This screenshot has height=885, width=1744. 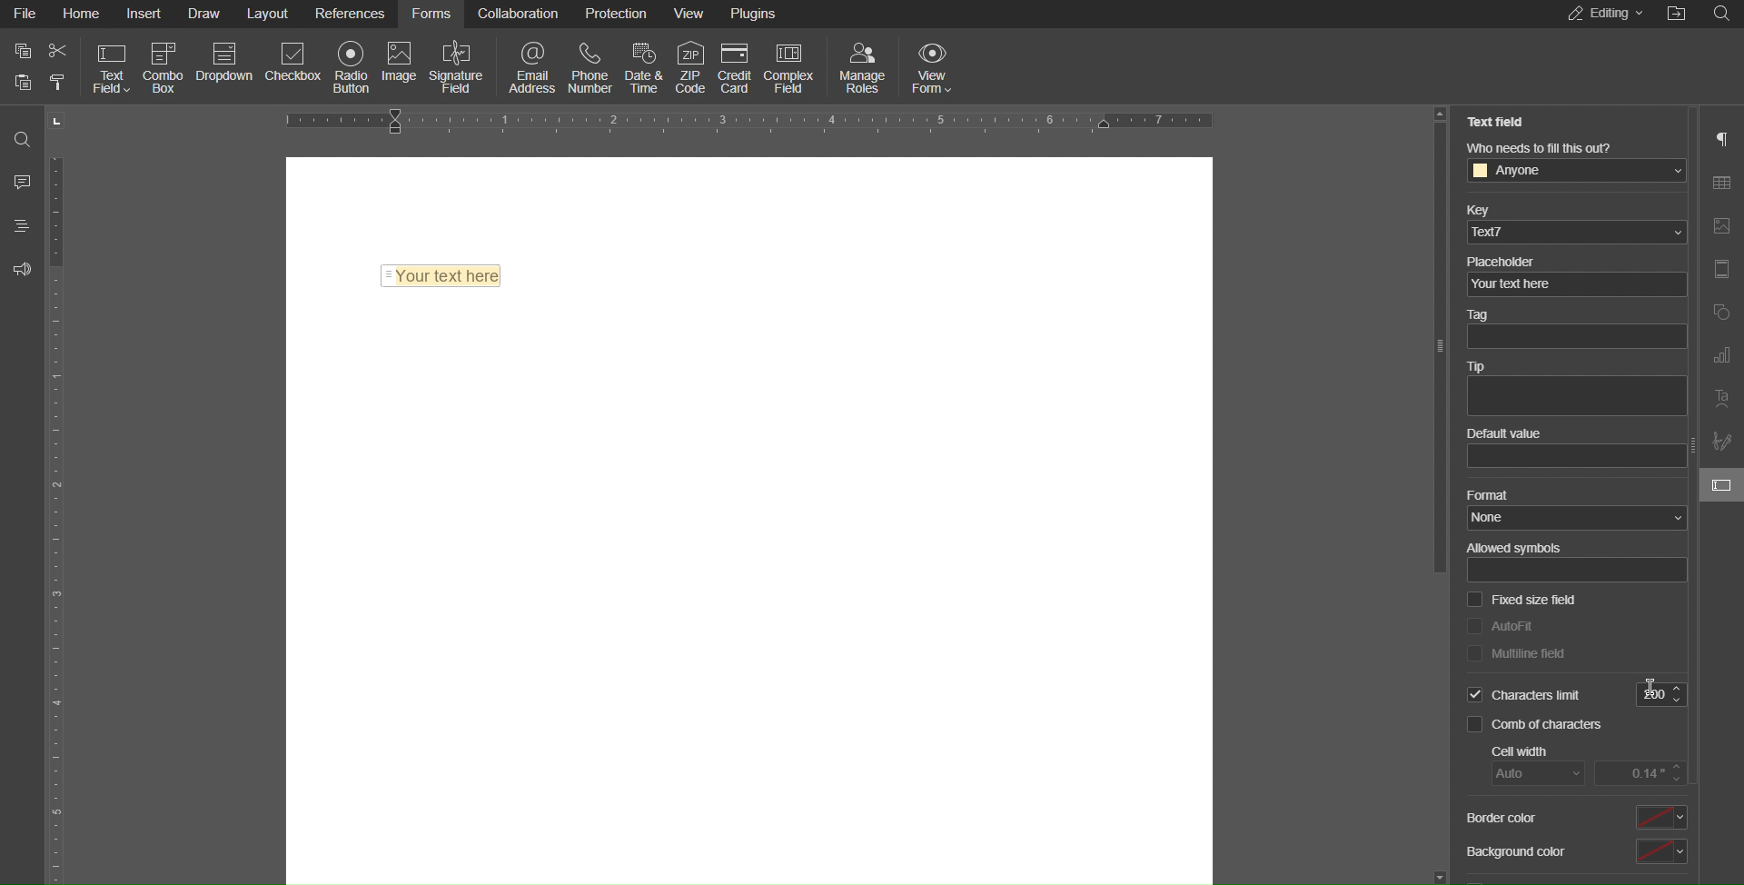 I want to click on Cell Width, so click(x=1591, y=765).